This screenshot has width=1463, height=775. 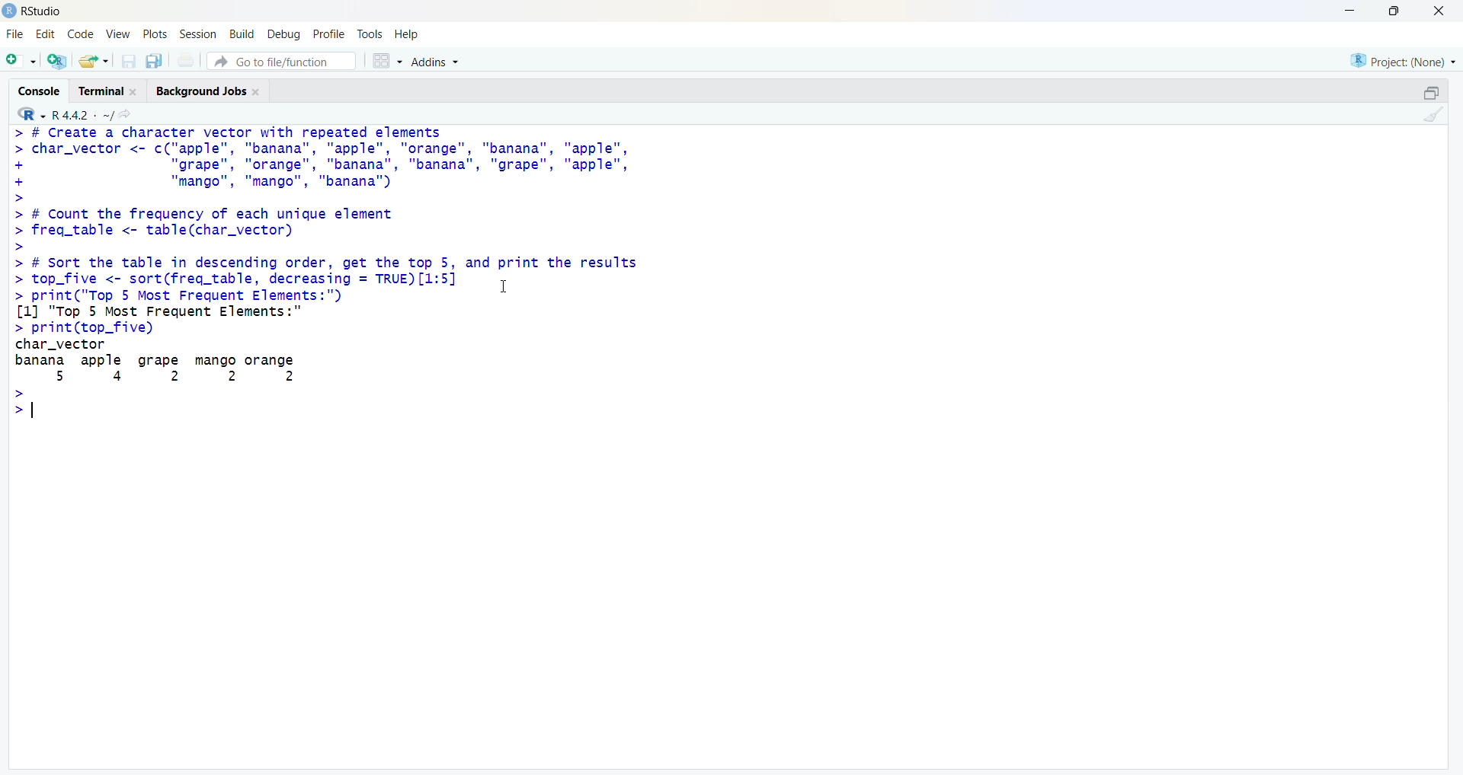 What do you see at coordinates (19, 62) in the screenshot?
I see `New File` at bounding box center [19, 62].